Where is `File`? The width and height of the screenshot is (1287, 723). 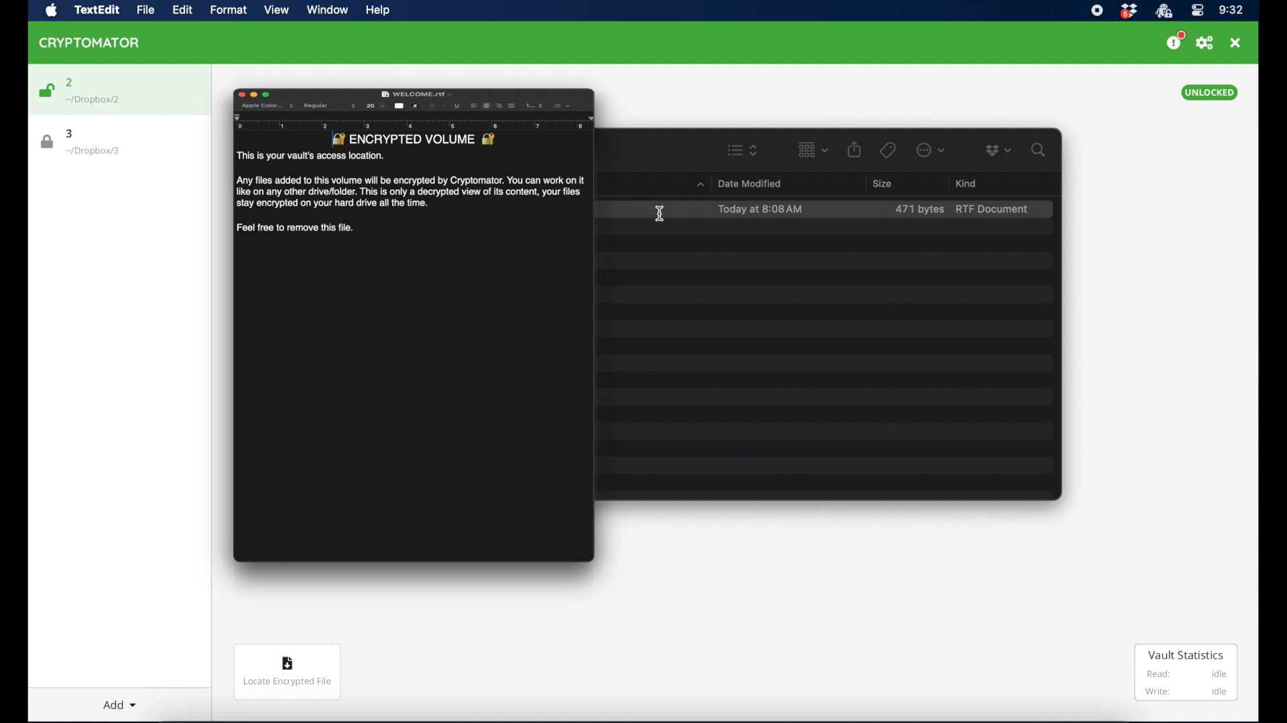 File is located at coordinates (148, 11).